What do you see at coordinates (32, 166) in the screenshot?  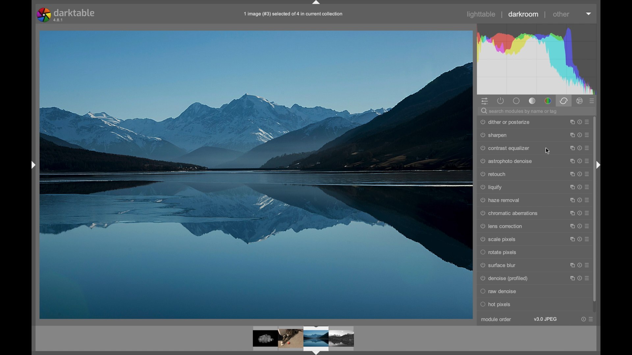 I see `drag handle` at bounding box center [32, 166].